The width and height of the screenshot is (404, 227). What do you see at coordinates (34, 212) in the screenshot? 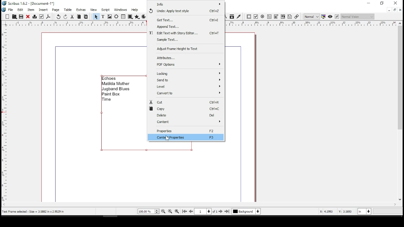
I see `text frame selected: size = 3.5882 x 2.9529 in` at bounding box center [34, 212].